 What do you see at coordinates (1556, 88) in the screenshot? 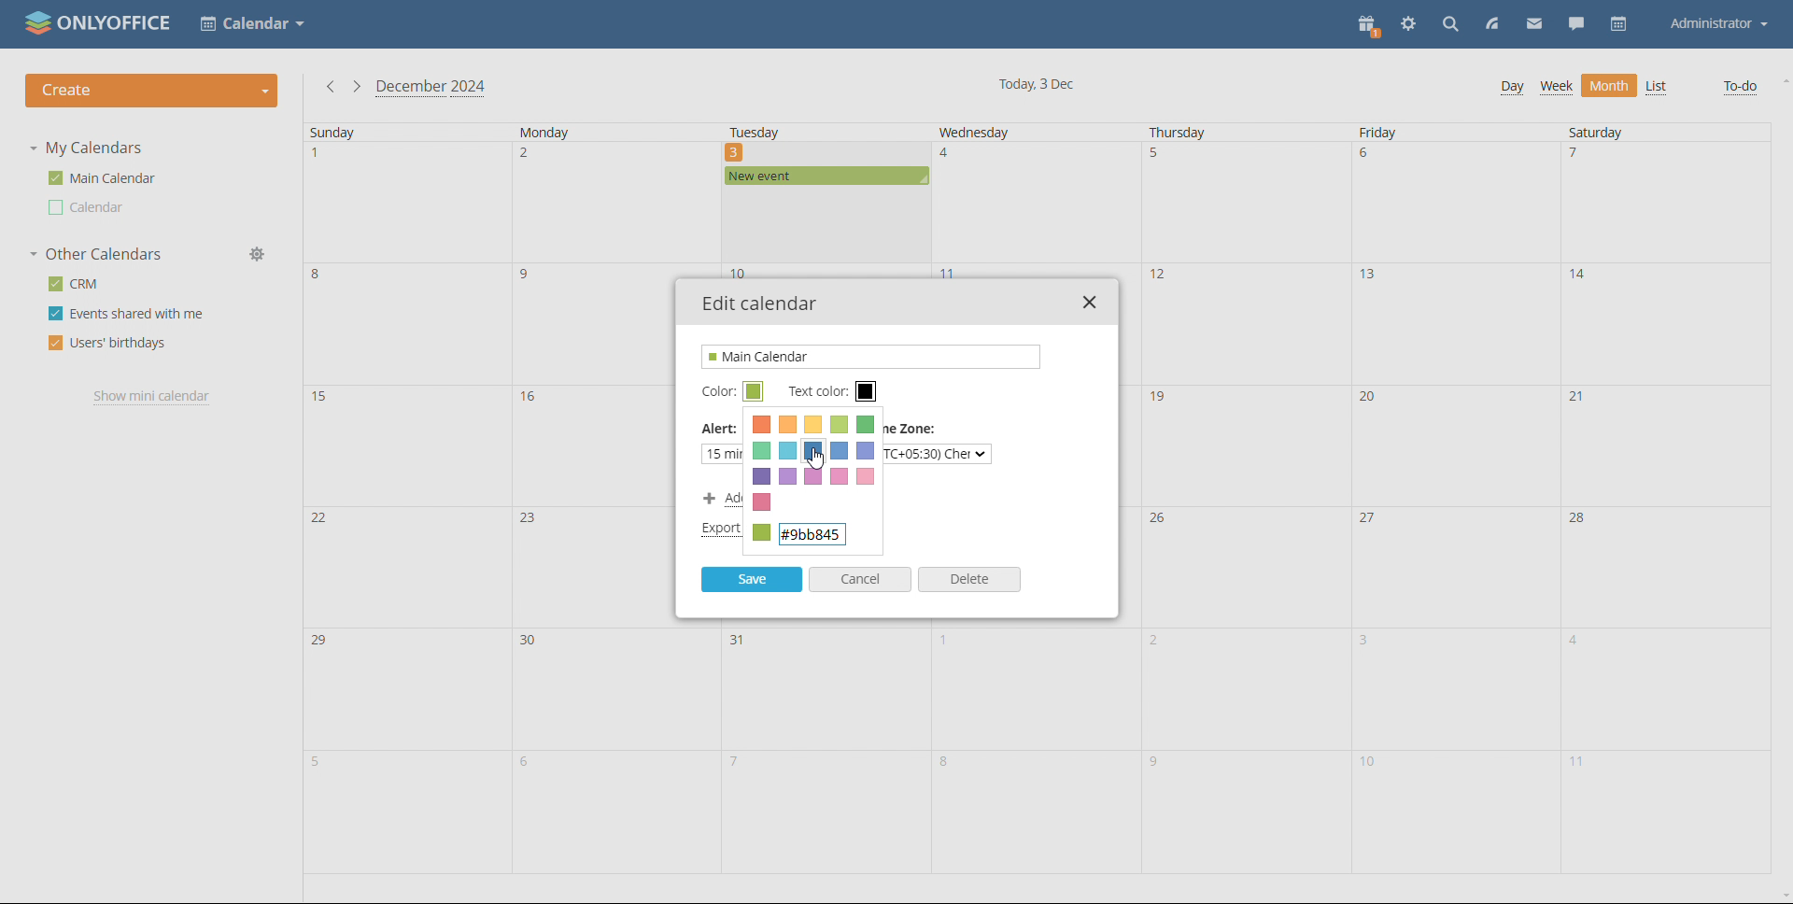
I see `week view` at bounding box center [1556, 88].